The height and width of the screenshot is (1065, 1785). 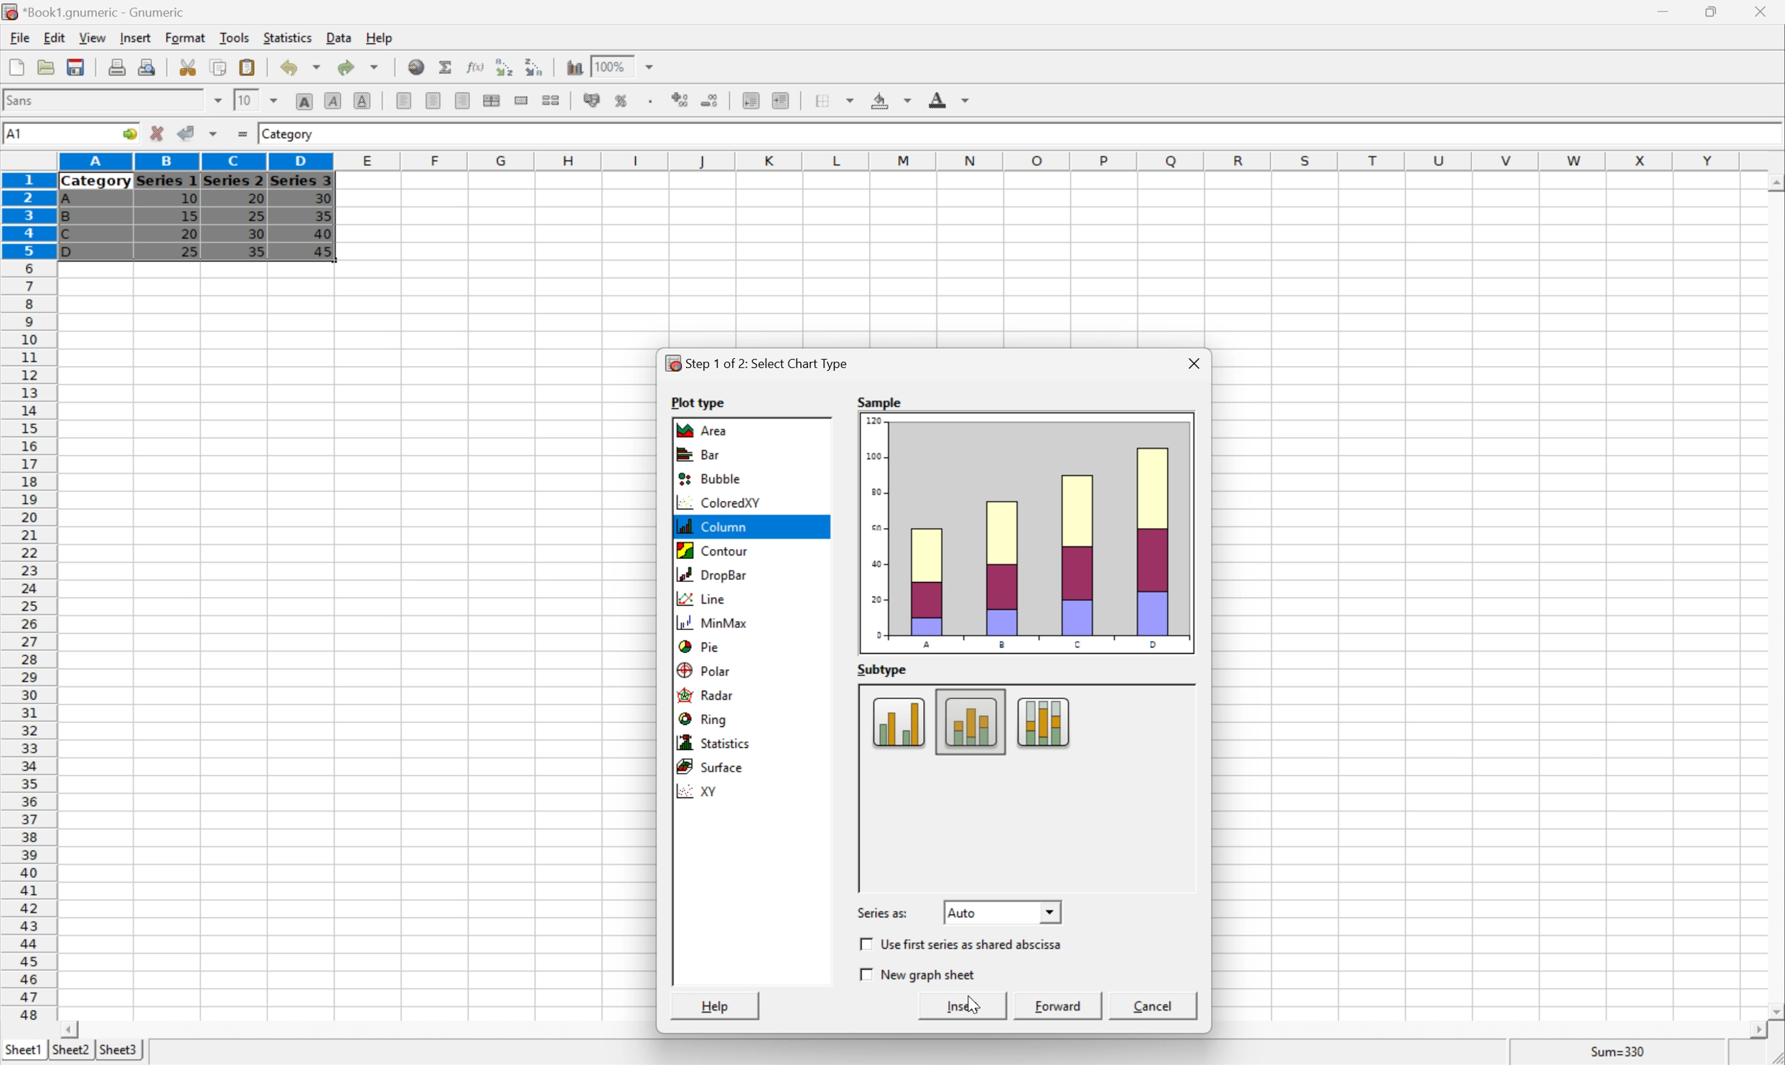 I want to click on Series 1, so click(x=167, y=182).